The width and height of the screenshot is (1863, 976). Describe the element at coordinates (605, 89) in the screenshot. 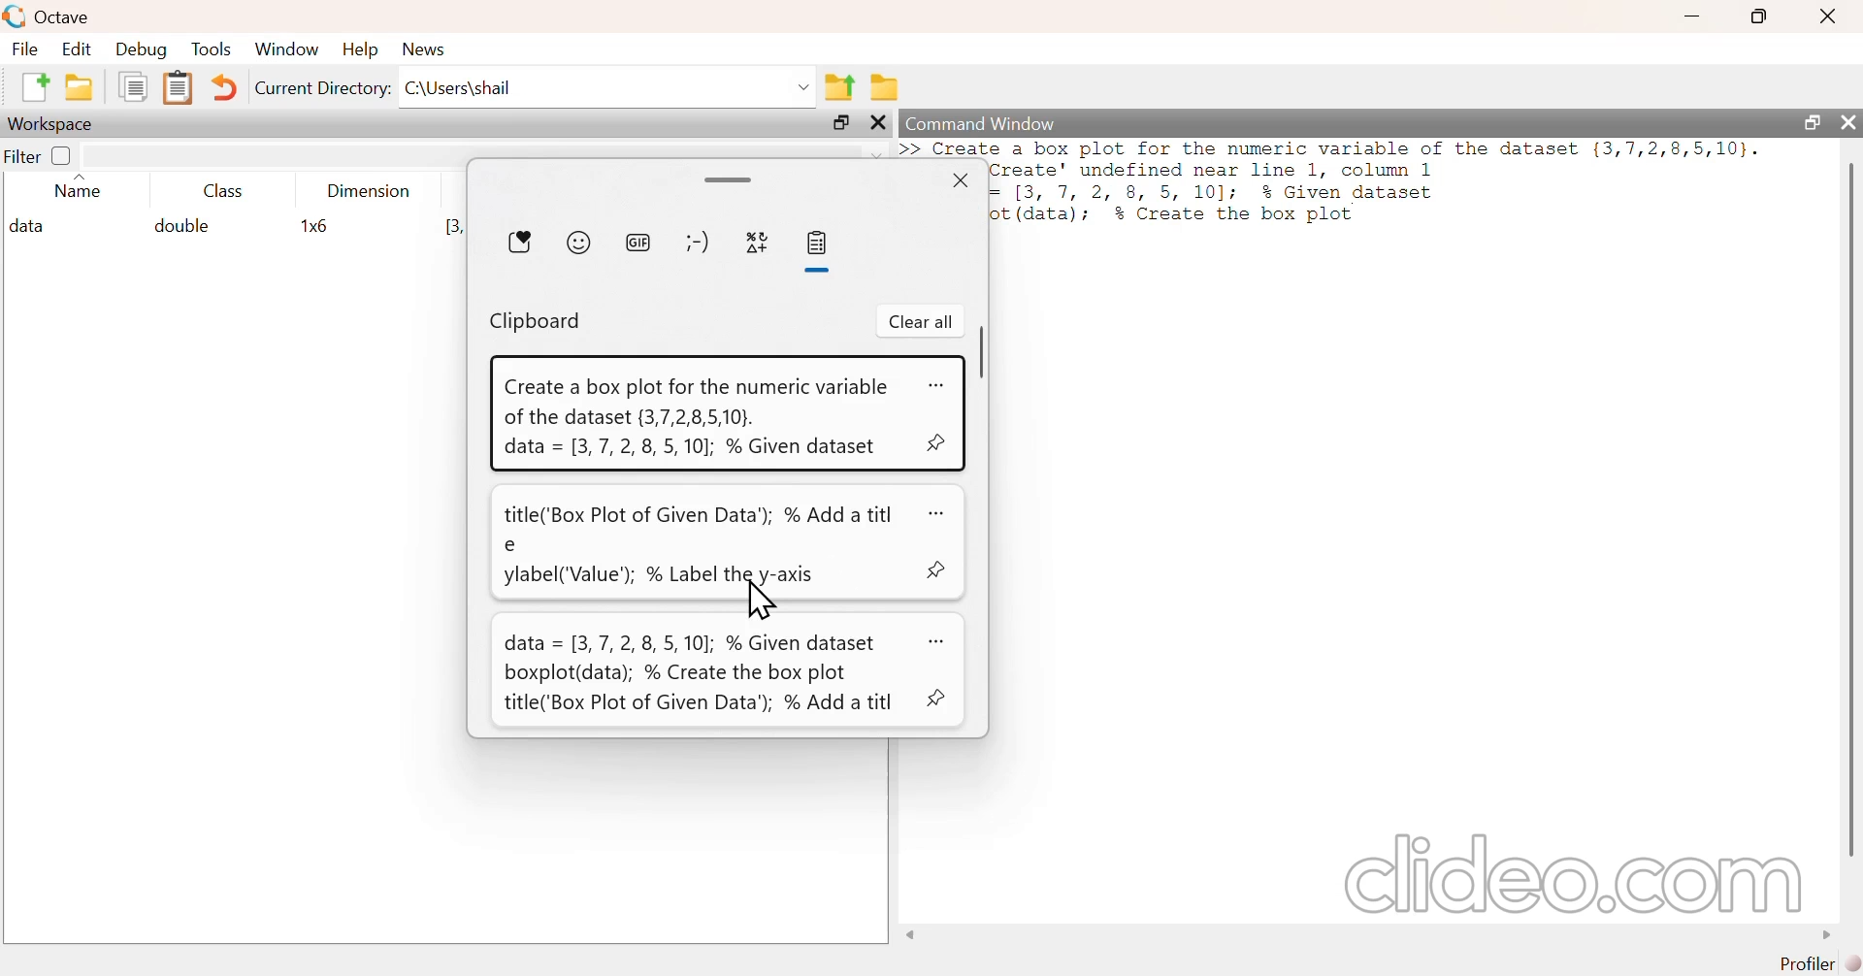

I see `enter directory name` at that location.